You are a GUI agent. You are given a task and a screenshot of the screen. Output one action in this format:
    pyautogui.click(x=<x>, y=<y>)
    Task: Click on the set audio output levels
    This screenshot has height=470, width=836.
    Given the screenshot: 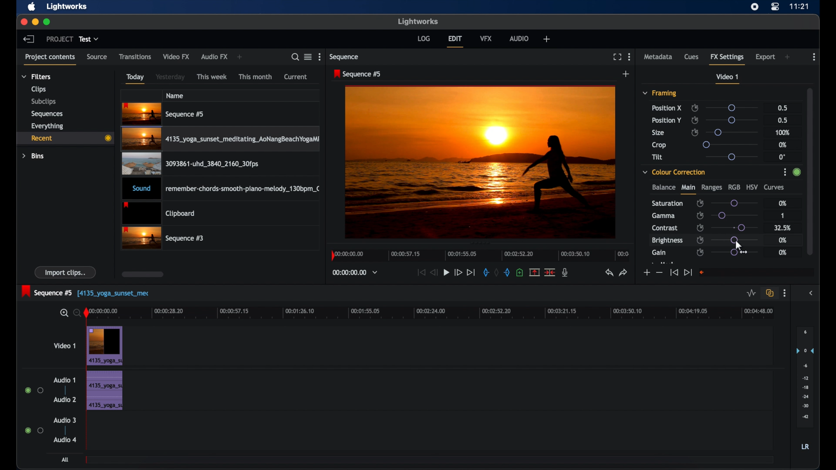 What is the action you would take?
    pyautogui.click(x=805, y=376)
    